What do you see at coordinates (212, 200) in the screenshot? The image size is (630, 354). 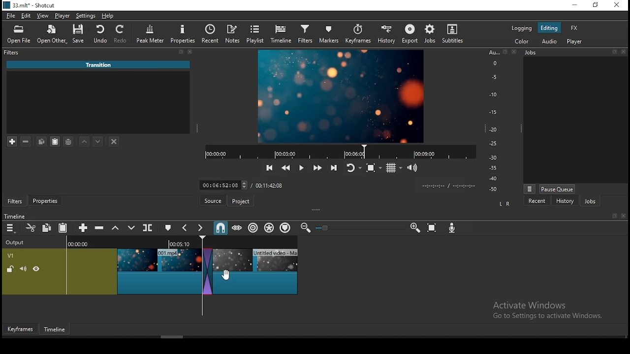 I see `source` at bounding box center [212, 200].